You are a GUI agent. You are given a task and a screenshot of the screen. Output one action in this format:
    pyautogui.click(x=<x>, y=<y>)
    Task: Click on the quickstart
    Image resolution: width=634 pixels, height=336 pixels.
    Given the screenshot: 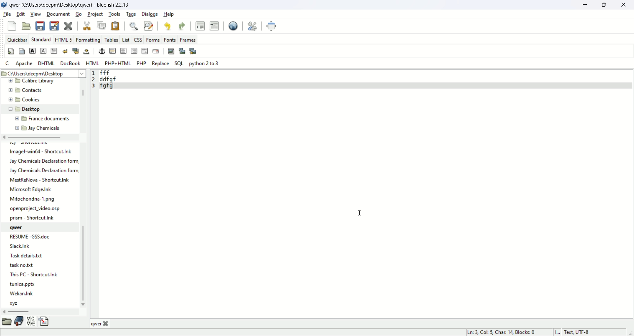 What is the action you would take?
    pyautogui.click(x=12, y=51)
    